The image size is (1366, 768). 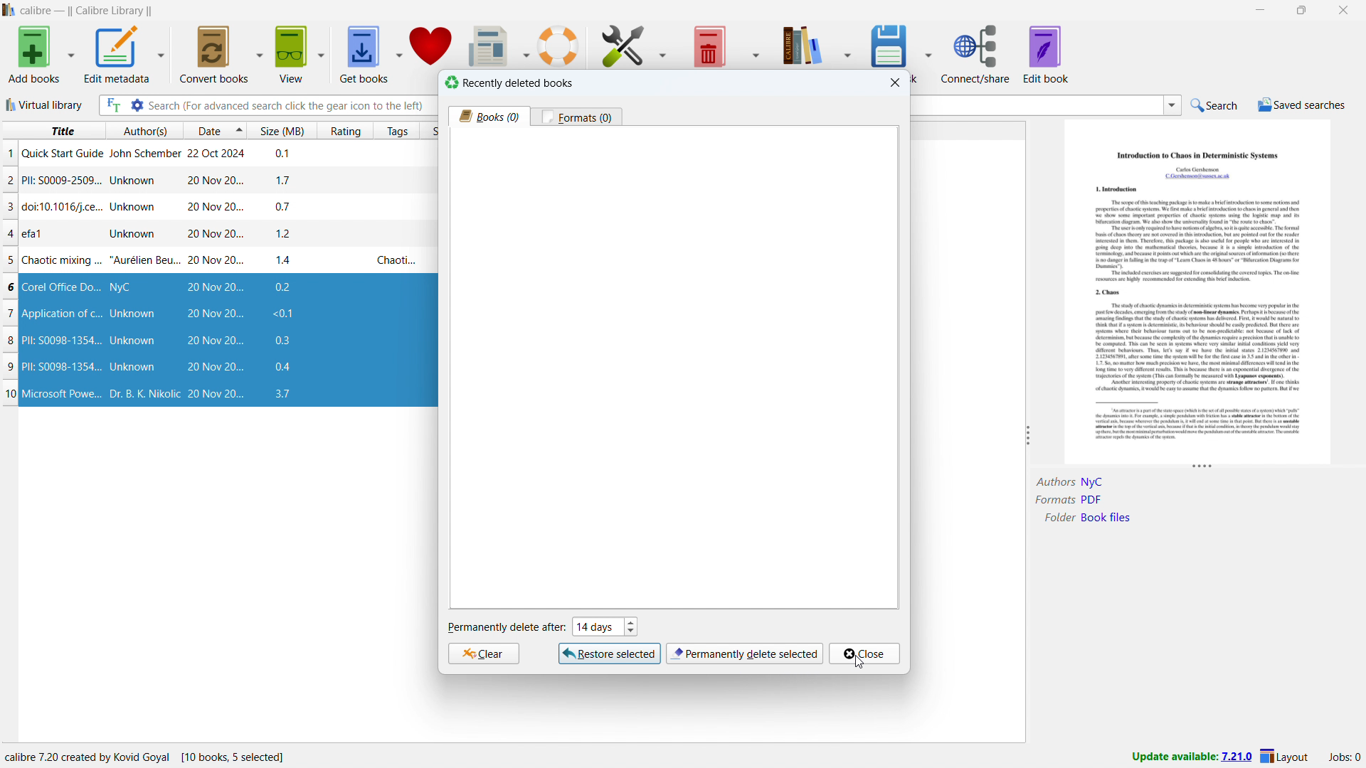 What do you see at coordinates (610, 654) in the screenshot?
I see `restore selcted` at bounding box center [610, 654].